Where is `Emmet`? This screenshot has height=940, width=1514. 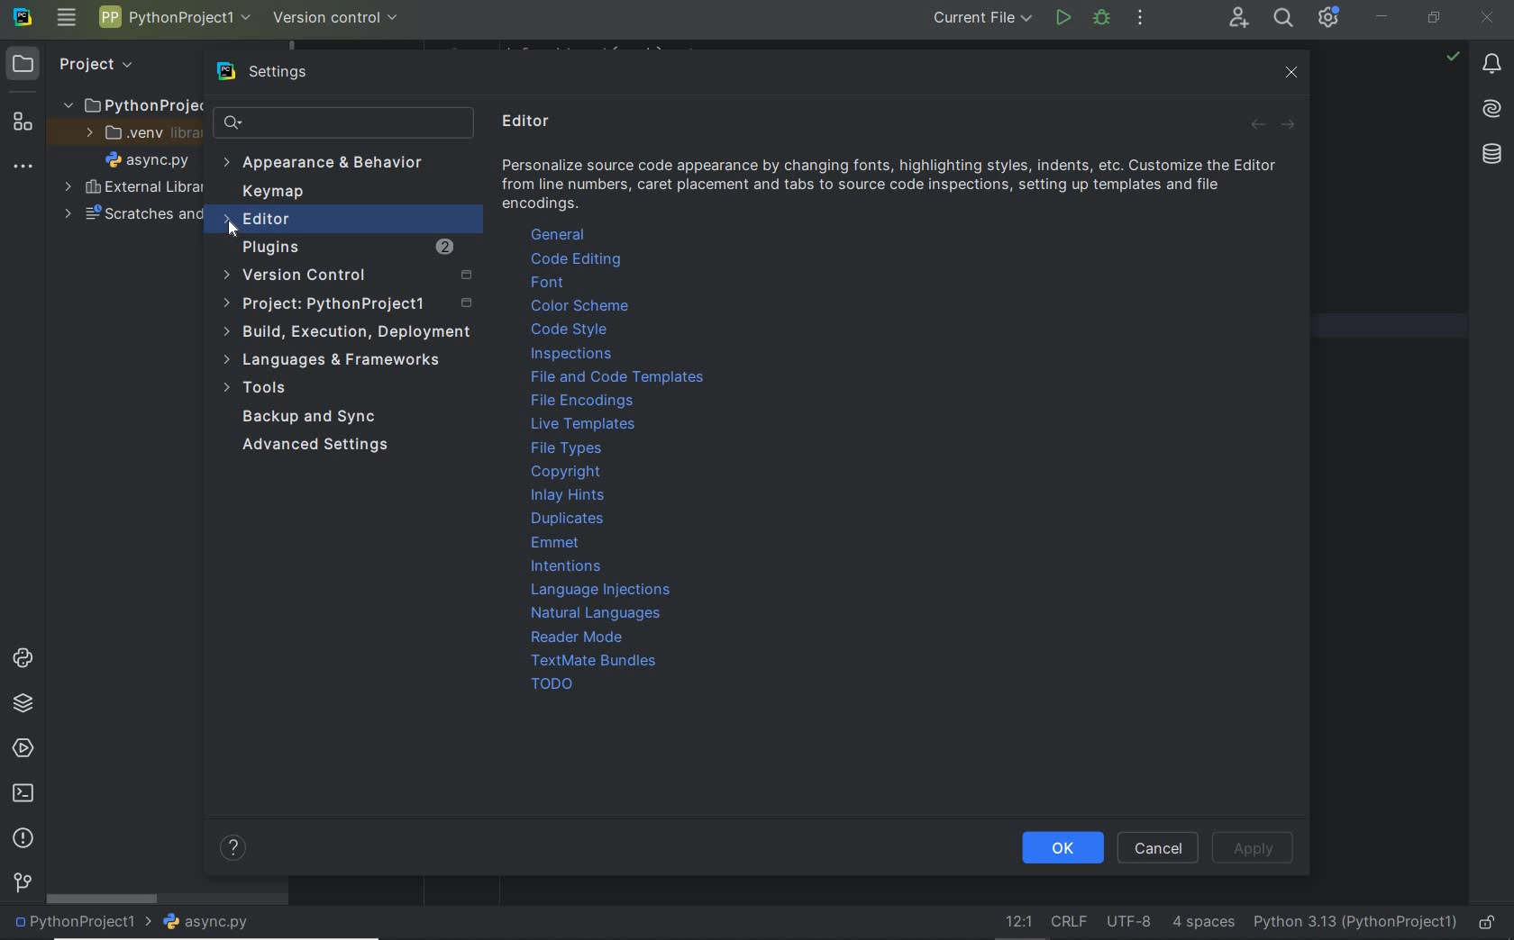 Emmet is located at coordinates (558, 545).